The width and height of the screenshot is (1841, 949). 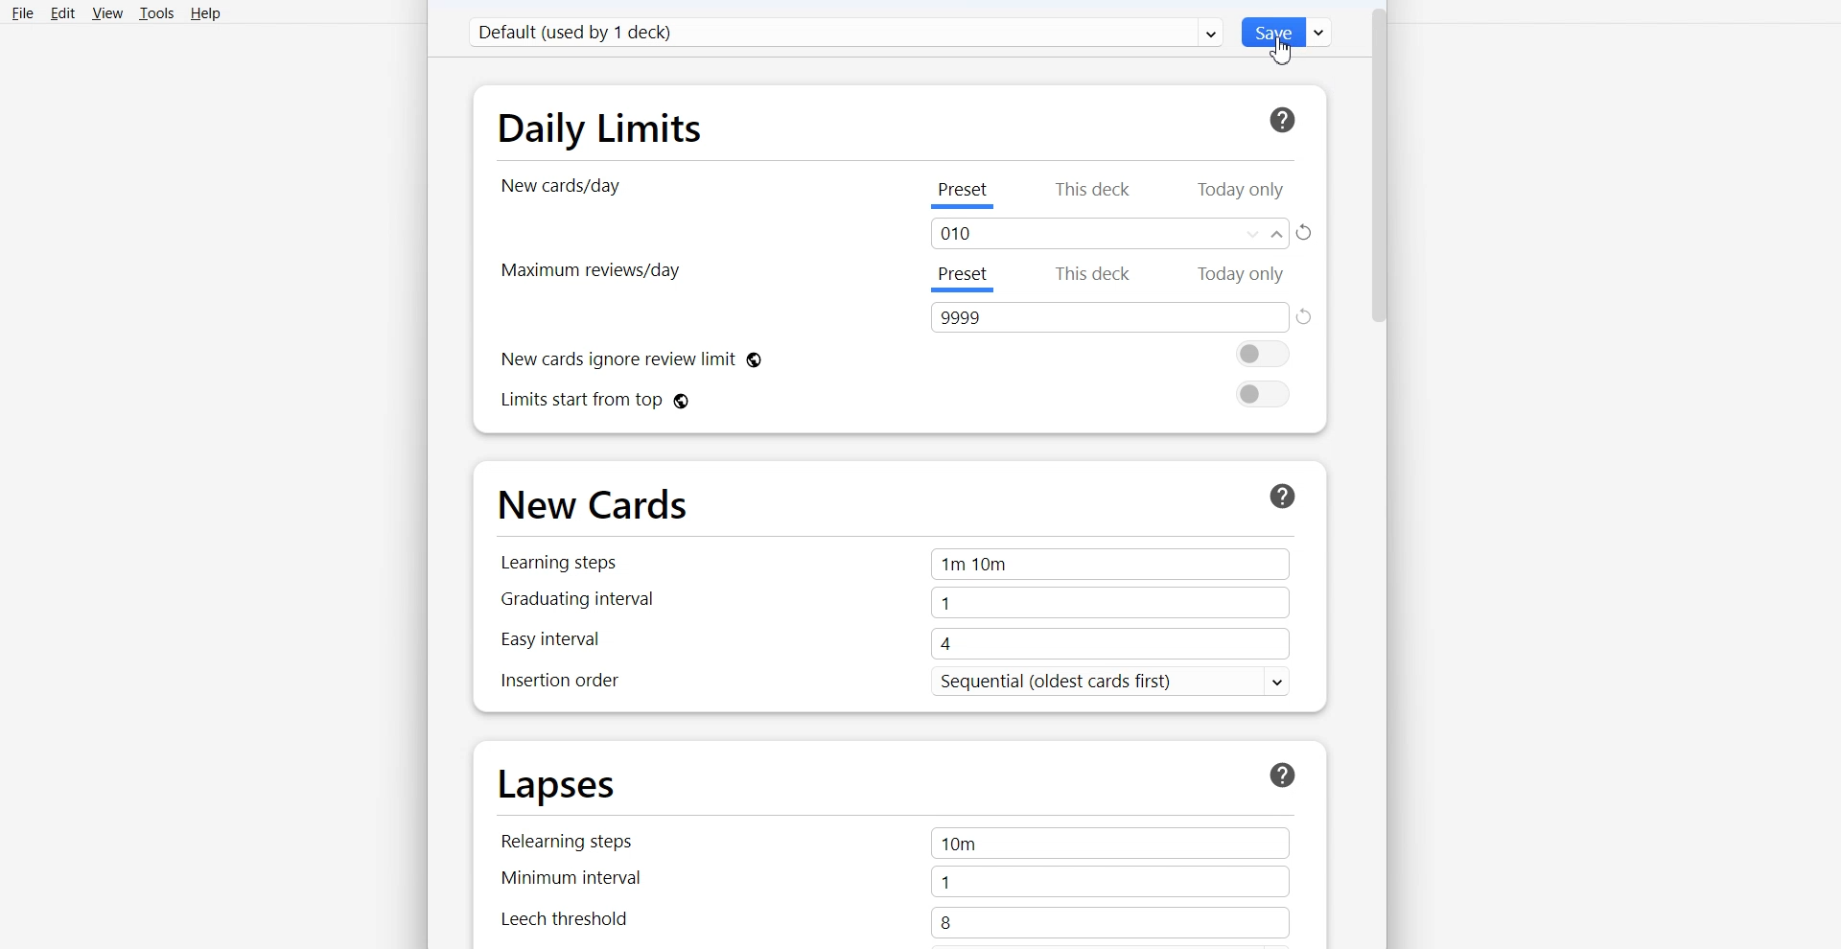 I want to click on Today only, so click(x=1241, y=192).